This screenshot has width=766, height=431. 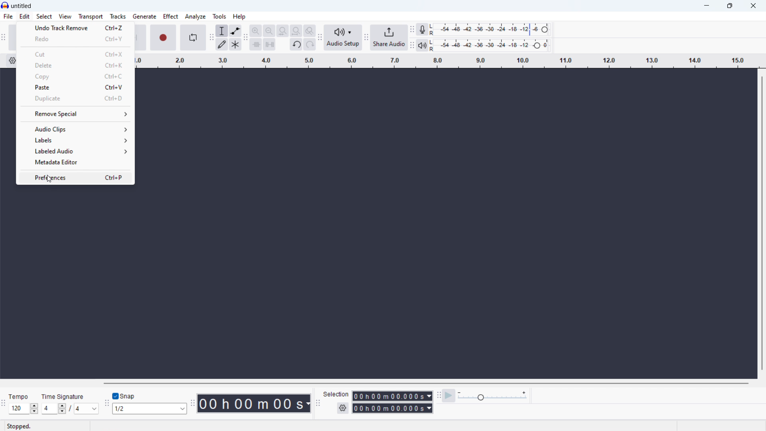 I want to click on edit, so click(x=25, y=17).